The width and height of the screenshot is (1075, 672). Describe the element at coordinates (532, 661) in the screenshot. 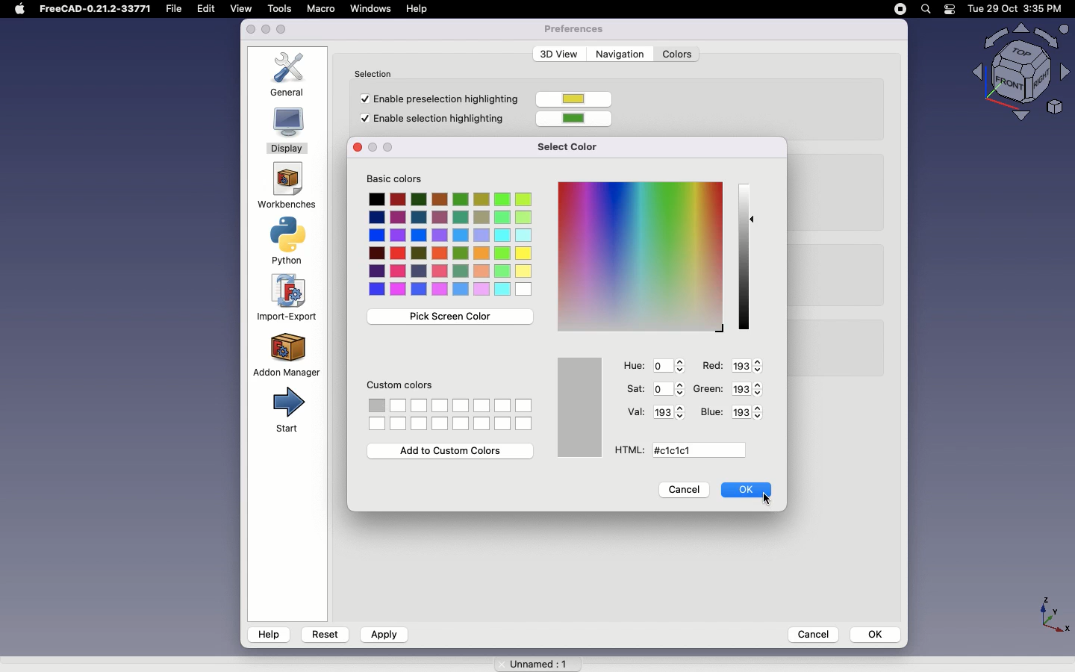

I see `Unnamed 1` at that location.